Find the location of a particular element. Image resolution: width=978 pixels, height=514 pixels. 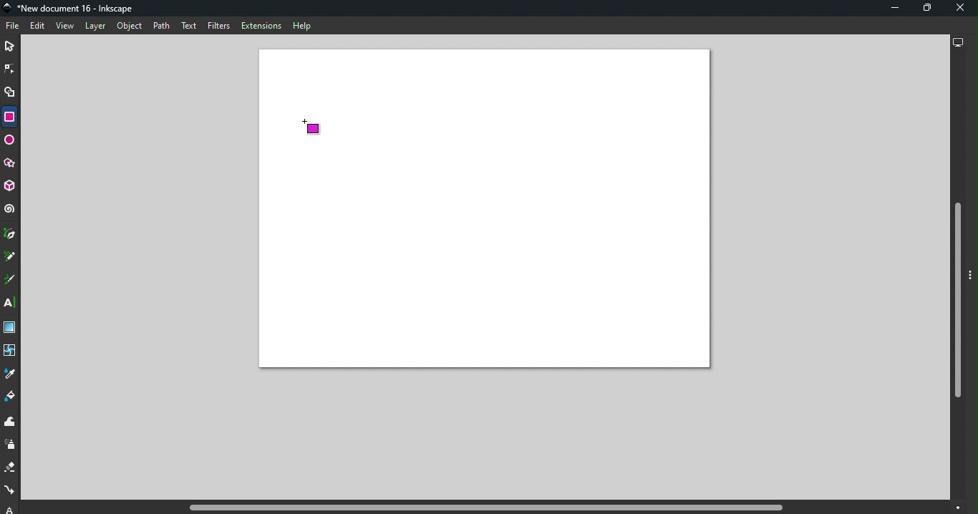

Eraser tool is located at coordinates (11, 467).